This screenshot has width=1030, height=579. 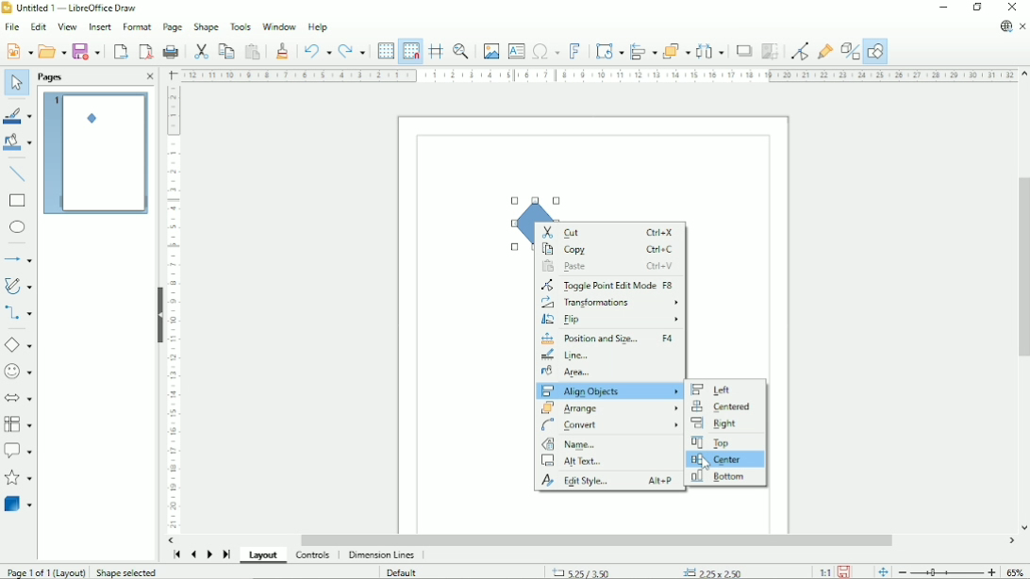 What do you see at coordinates (386, 51) in the screenshot?
I see `Display grid` at bounding box center [386, 51].